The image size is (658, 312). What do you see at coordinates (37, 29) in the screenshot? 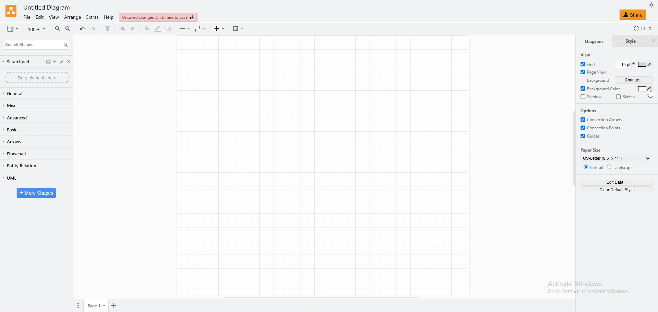
I see `zoom percentage` at bounding box center [37, 29].